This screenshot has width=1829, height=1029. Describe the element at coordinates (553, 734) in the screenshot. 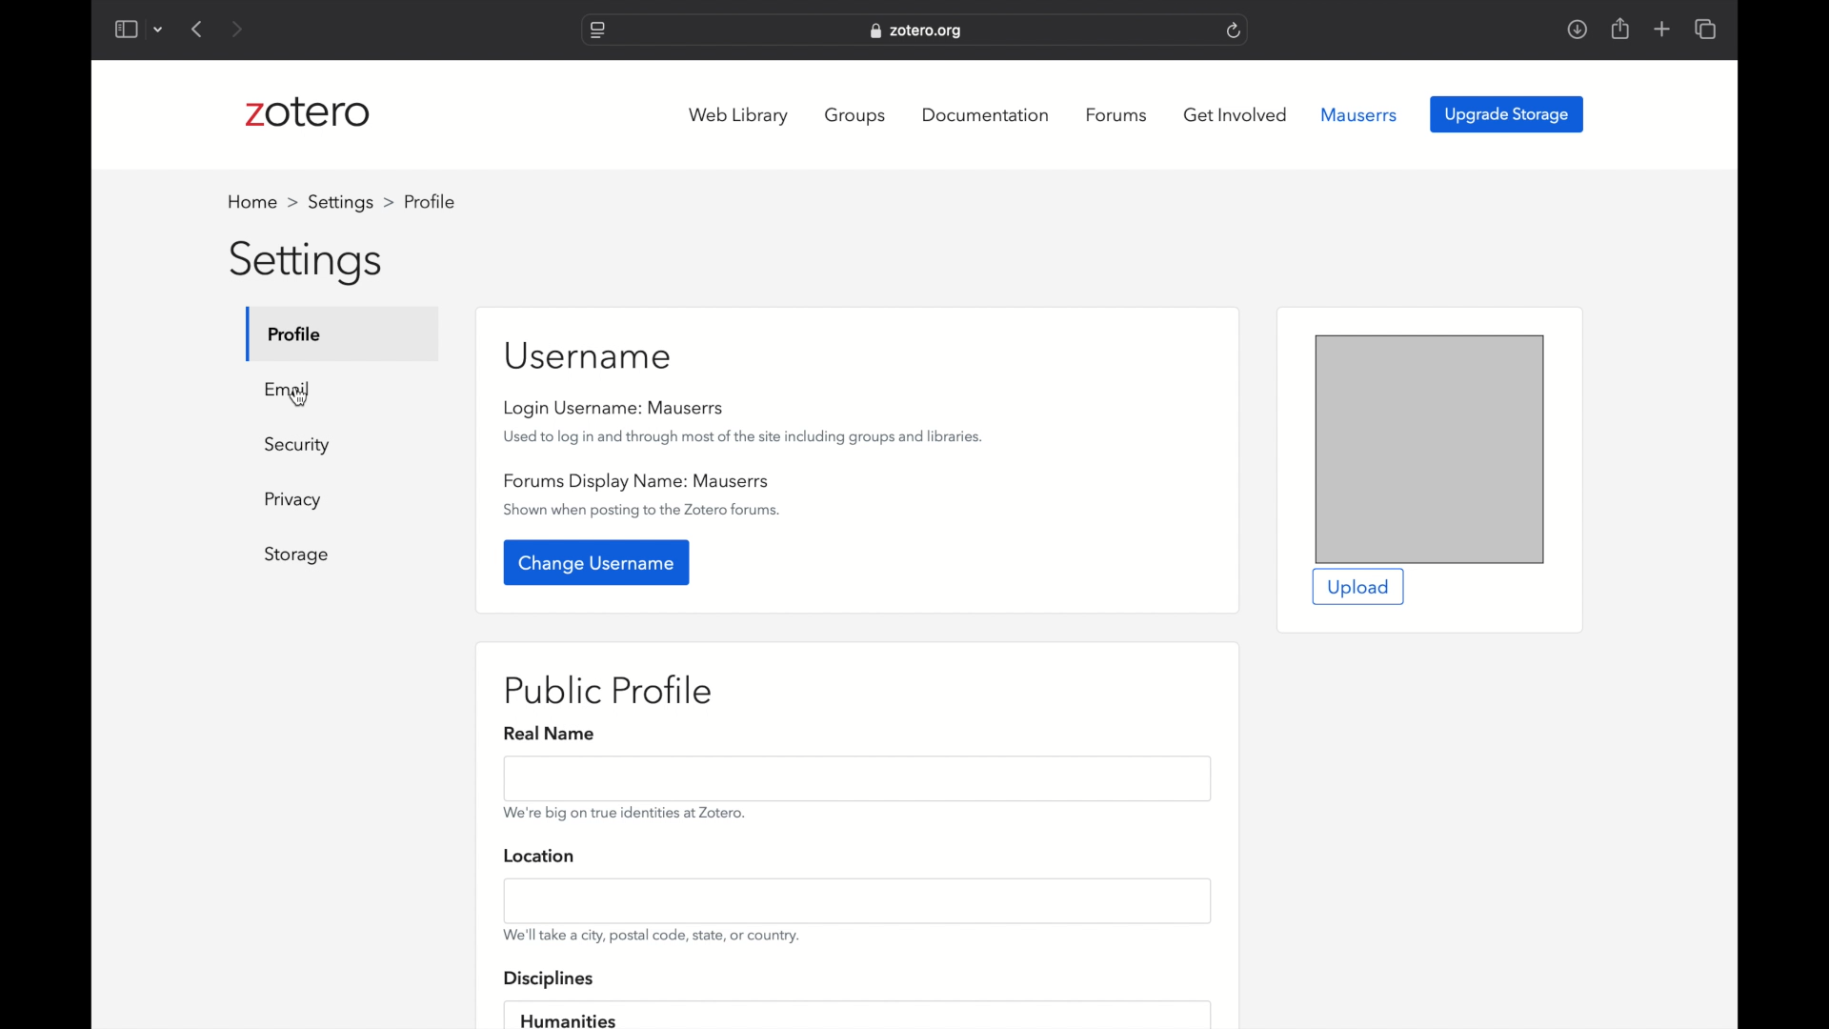

I see `real name` at that location.